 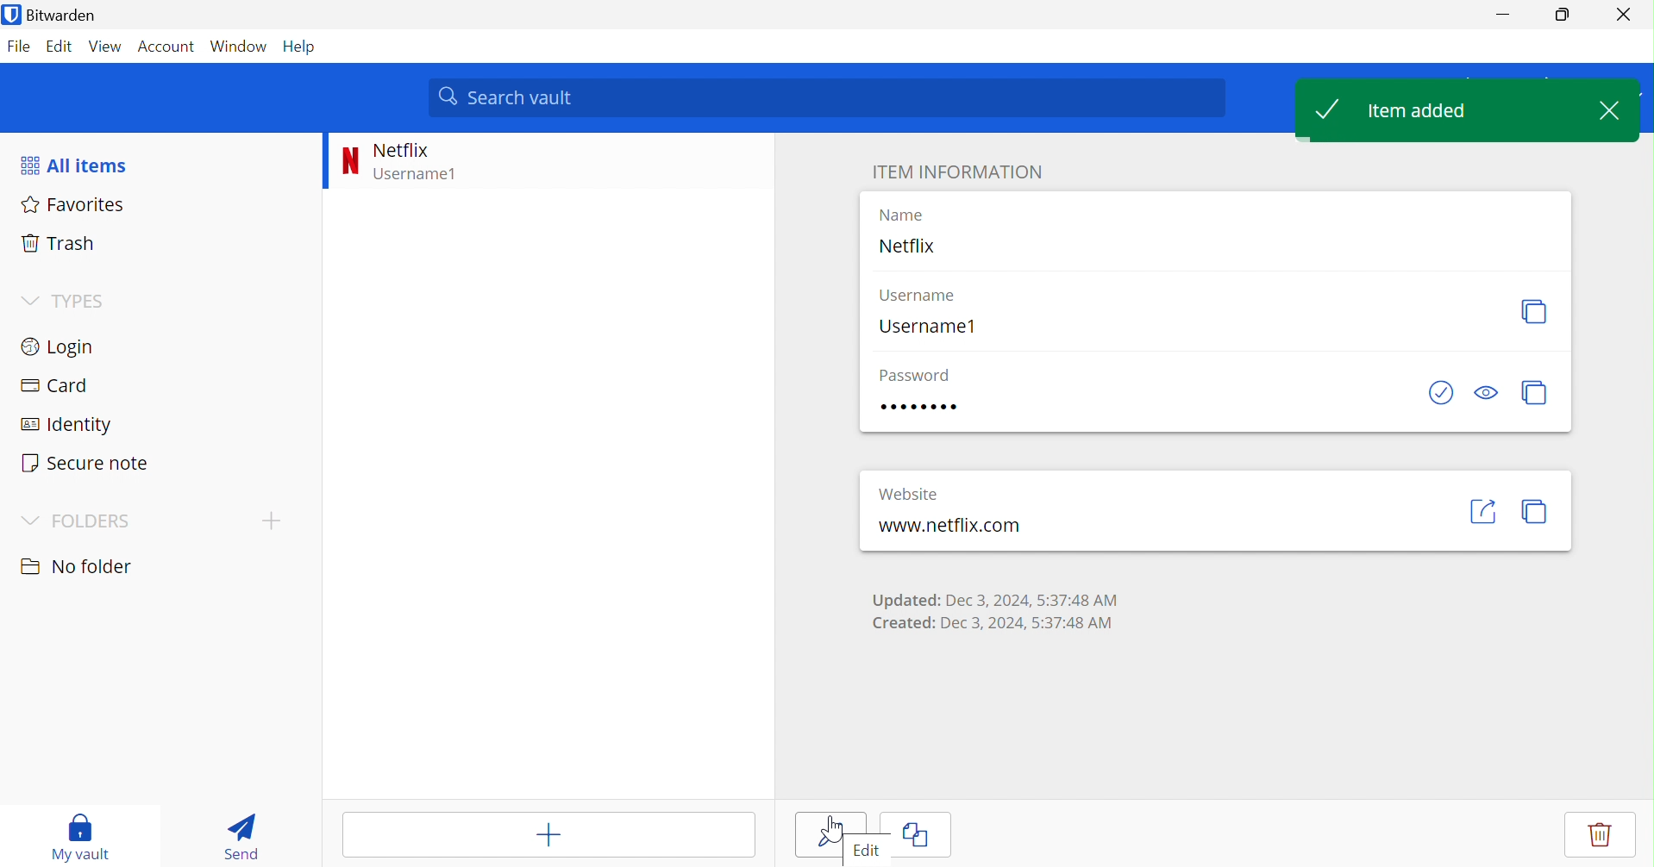 I want to click on Secure note, so click(x=87, y=461).